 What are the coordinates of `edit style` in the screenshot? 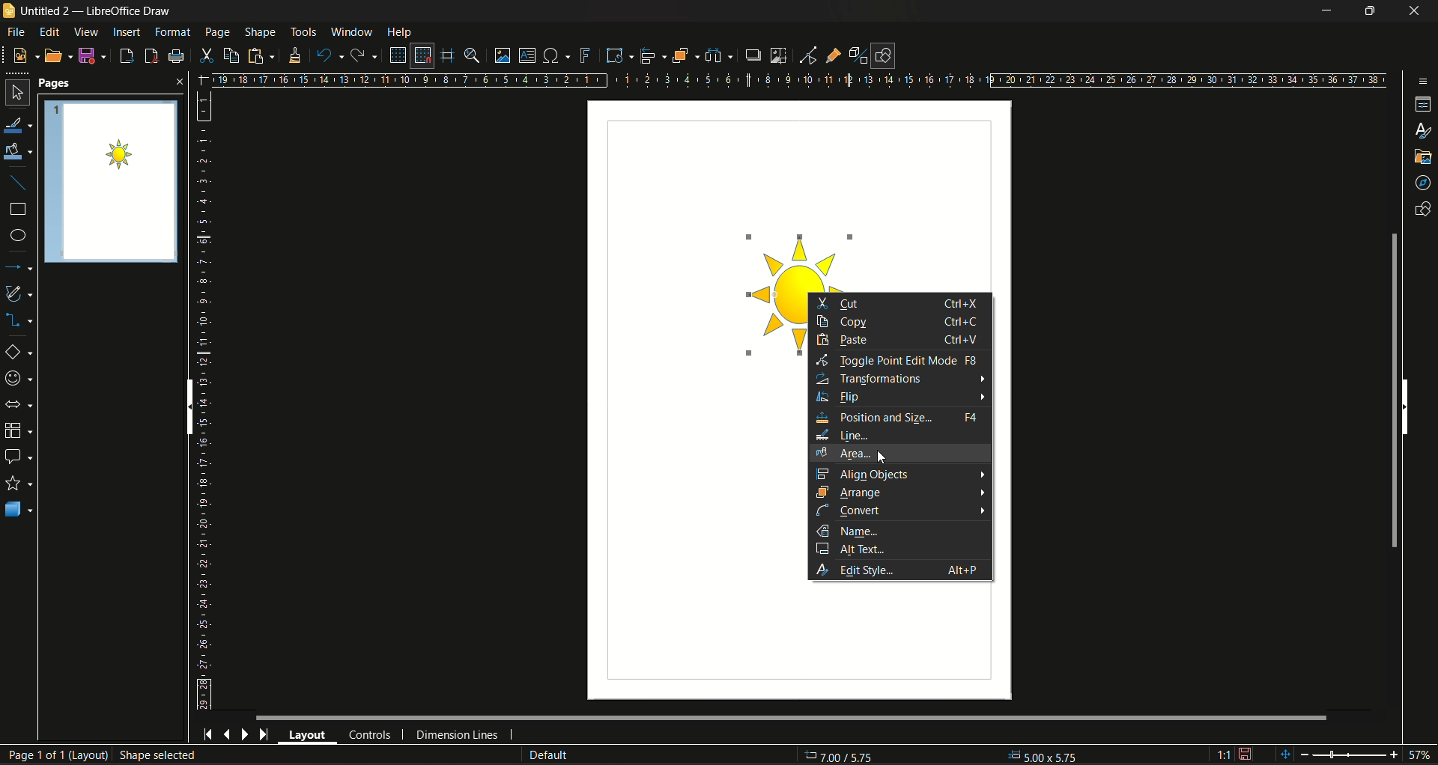 It's located at (861, 570).